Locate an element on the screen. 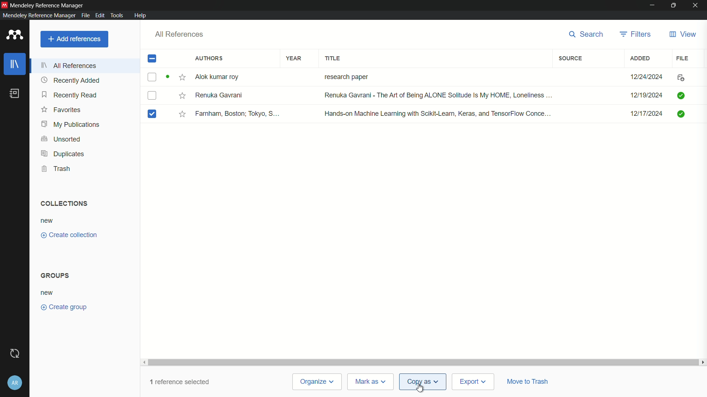 The height and width of the screenshot is (397, 707). copy as is located at coordinates (422, 381).